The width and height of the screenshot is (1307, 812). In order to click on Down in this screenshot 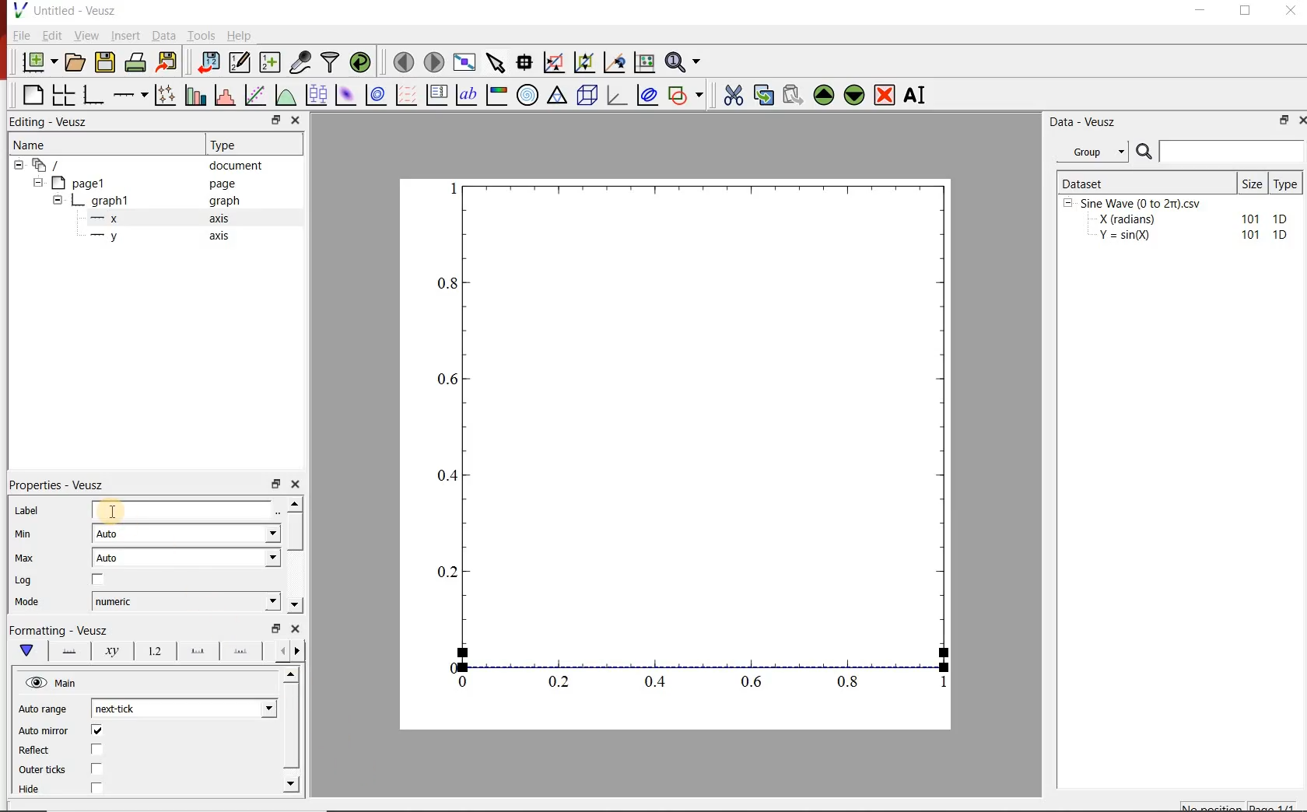, I will do `click(293, 783)`.